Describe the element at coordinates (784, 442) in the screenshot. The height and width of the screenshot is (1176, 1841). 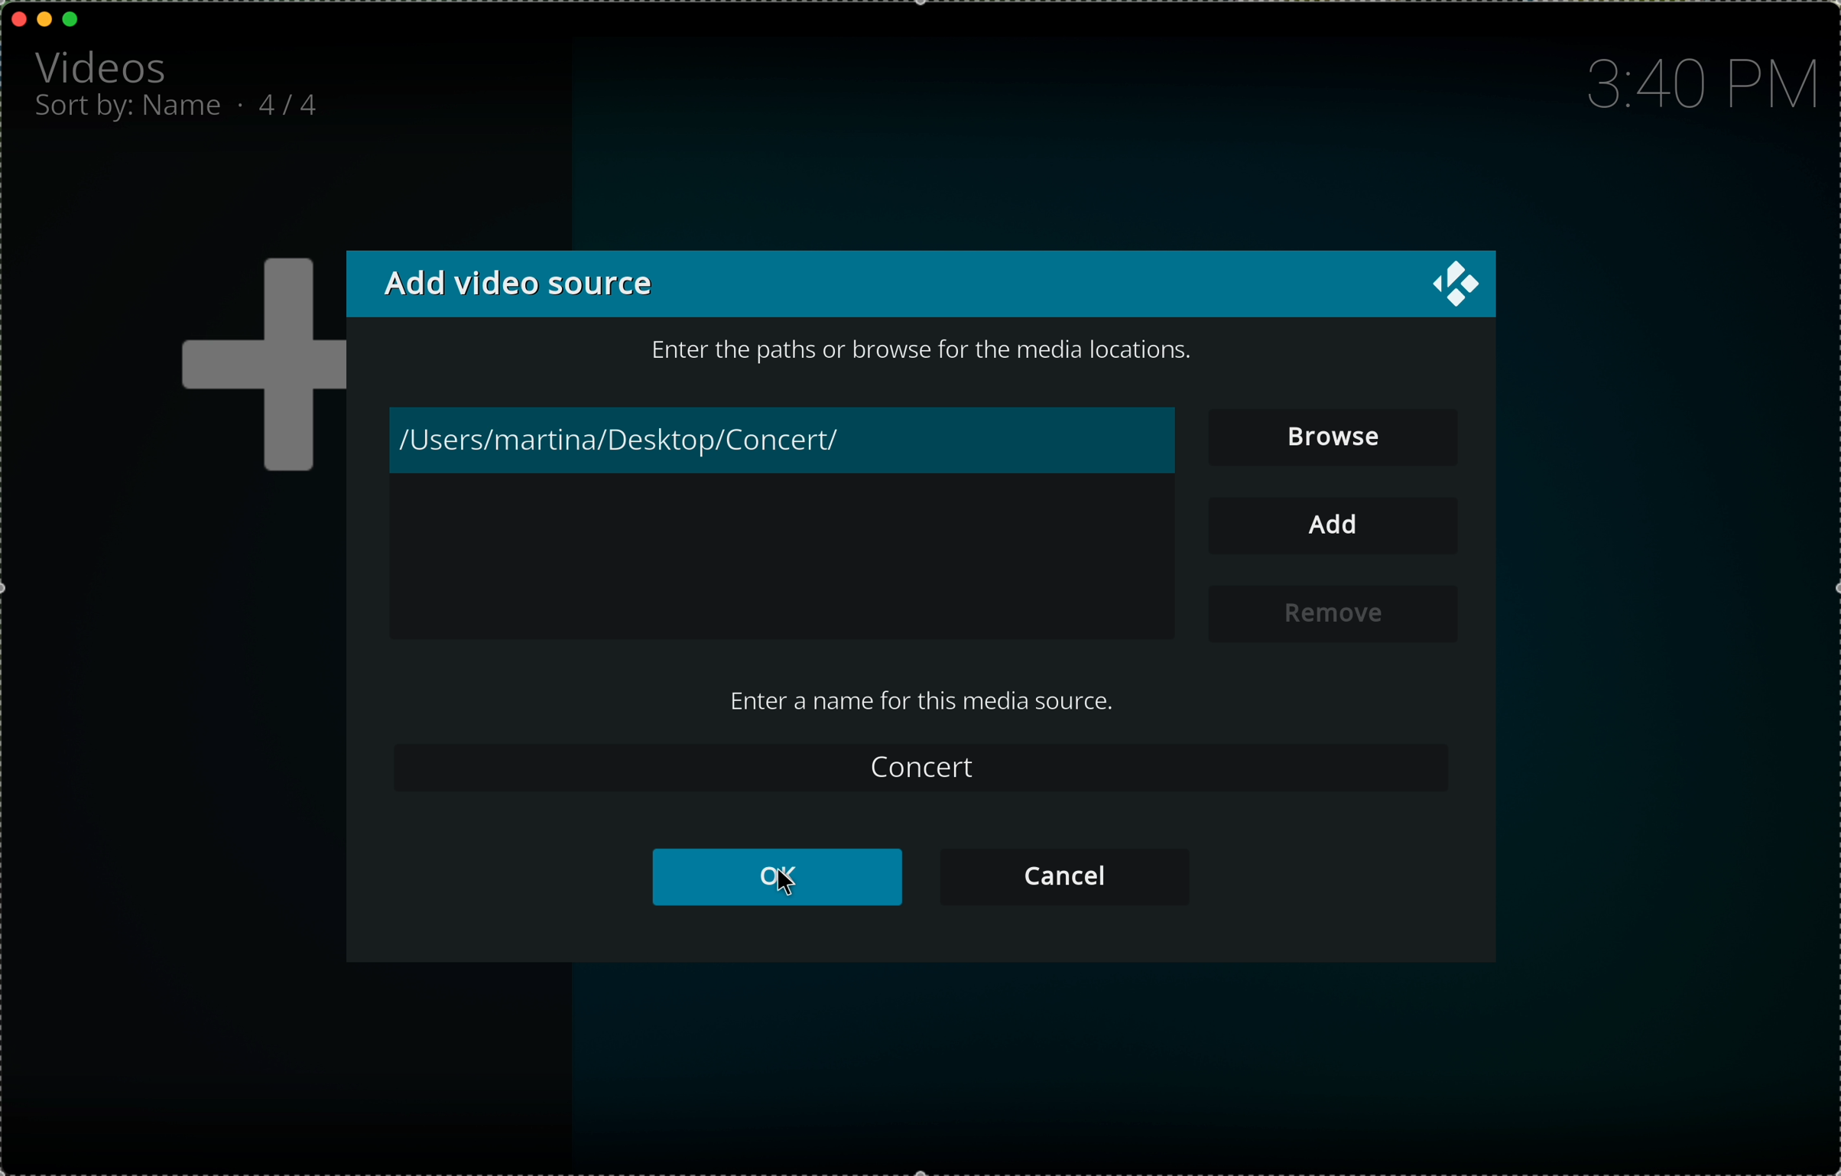
I see `users/martina/desktop/concert/` at that location.